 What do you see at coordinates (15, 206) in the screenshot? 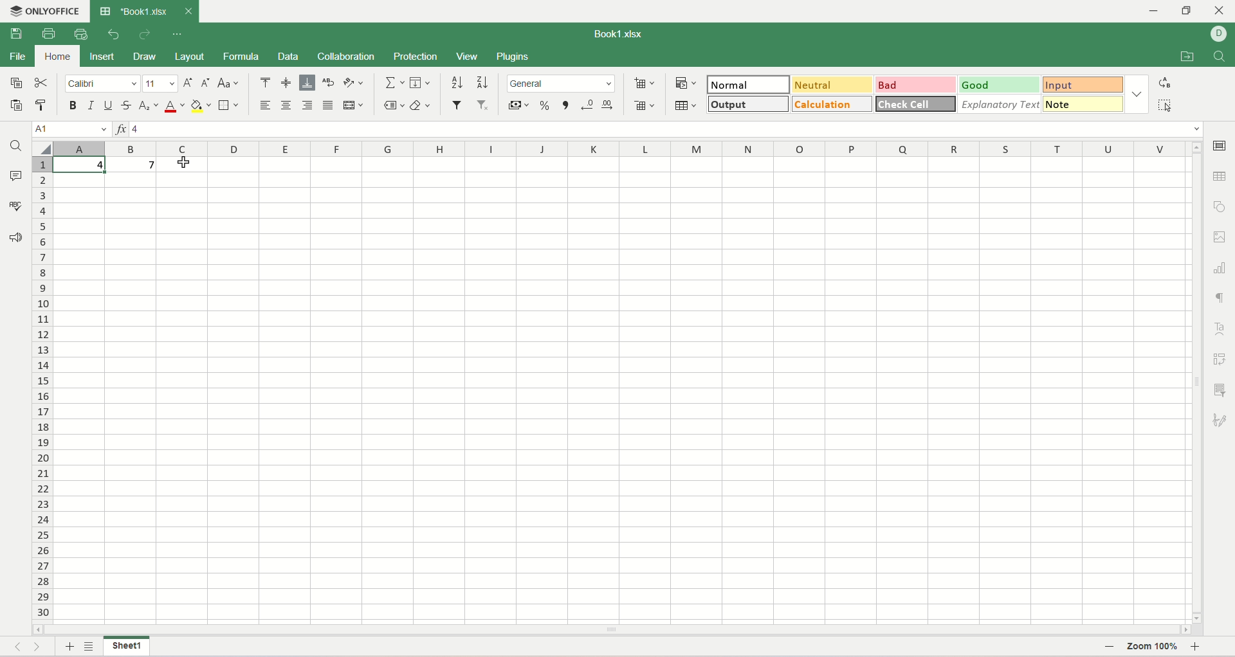
I see `spell check` at bounding box center [15, 206].